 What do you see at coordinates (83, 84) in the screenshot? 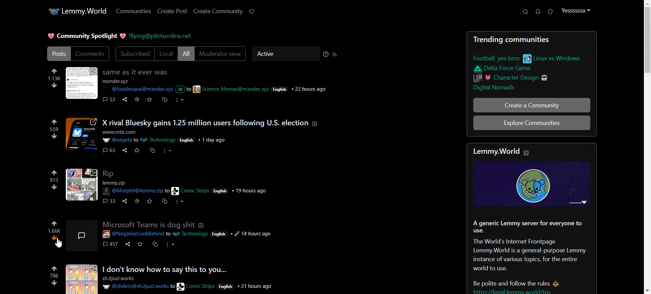
I see `image` at bounding box center [83, 84].